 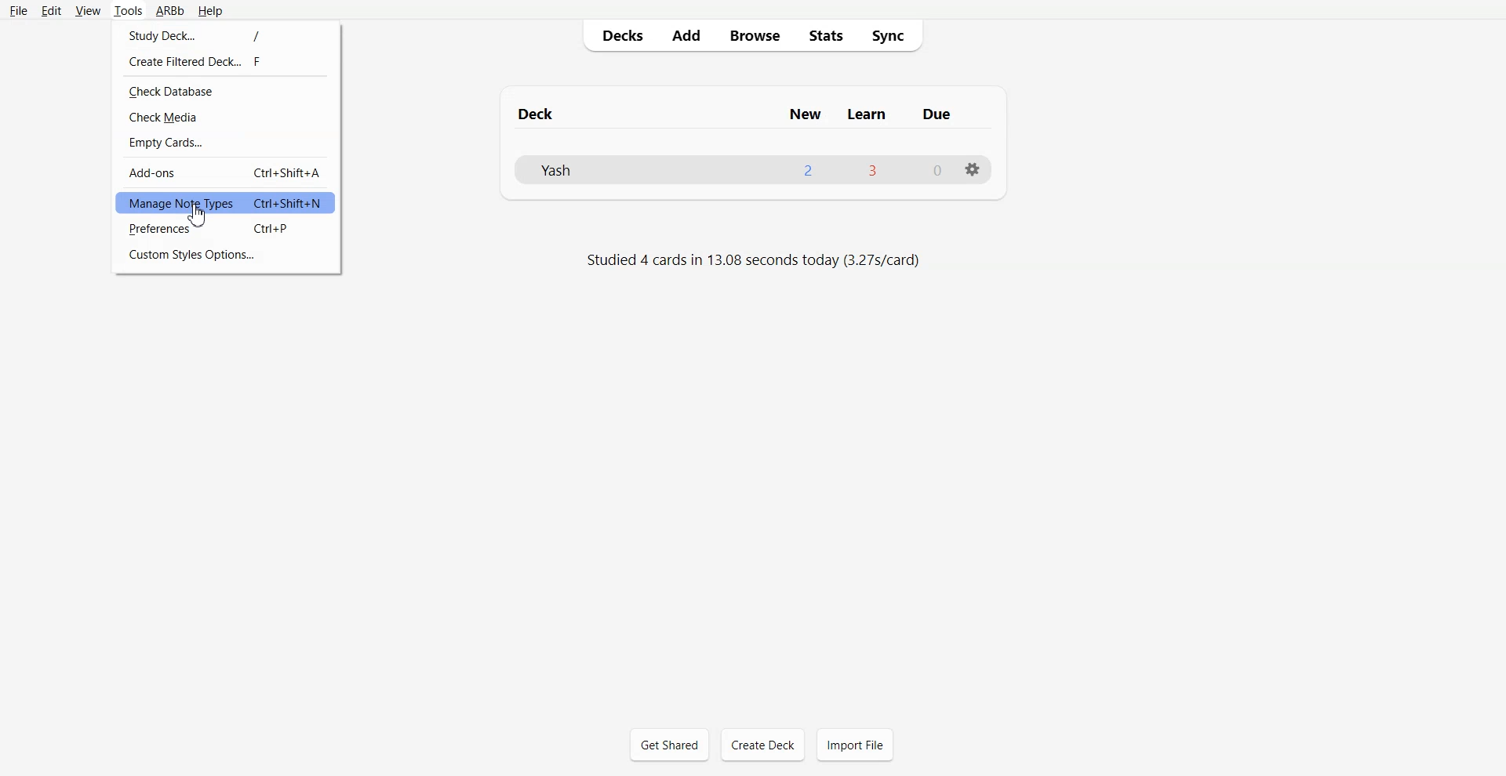 I want to click on Decks, so click(x=619, y=35).